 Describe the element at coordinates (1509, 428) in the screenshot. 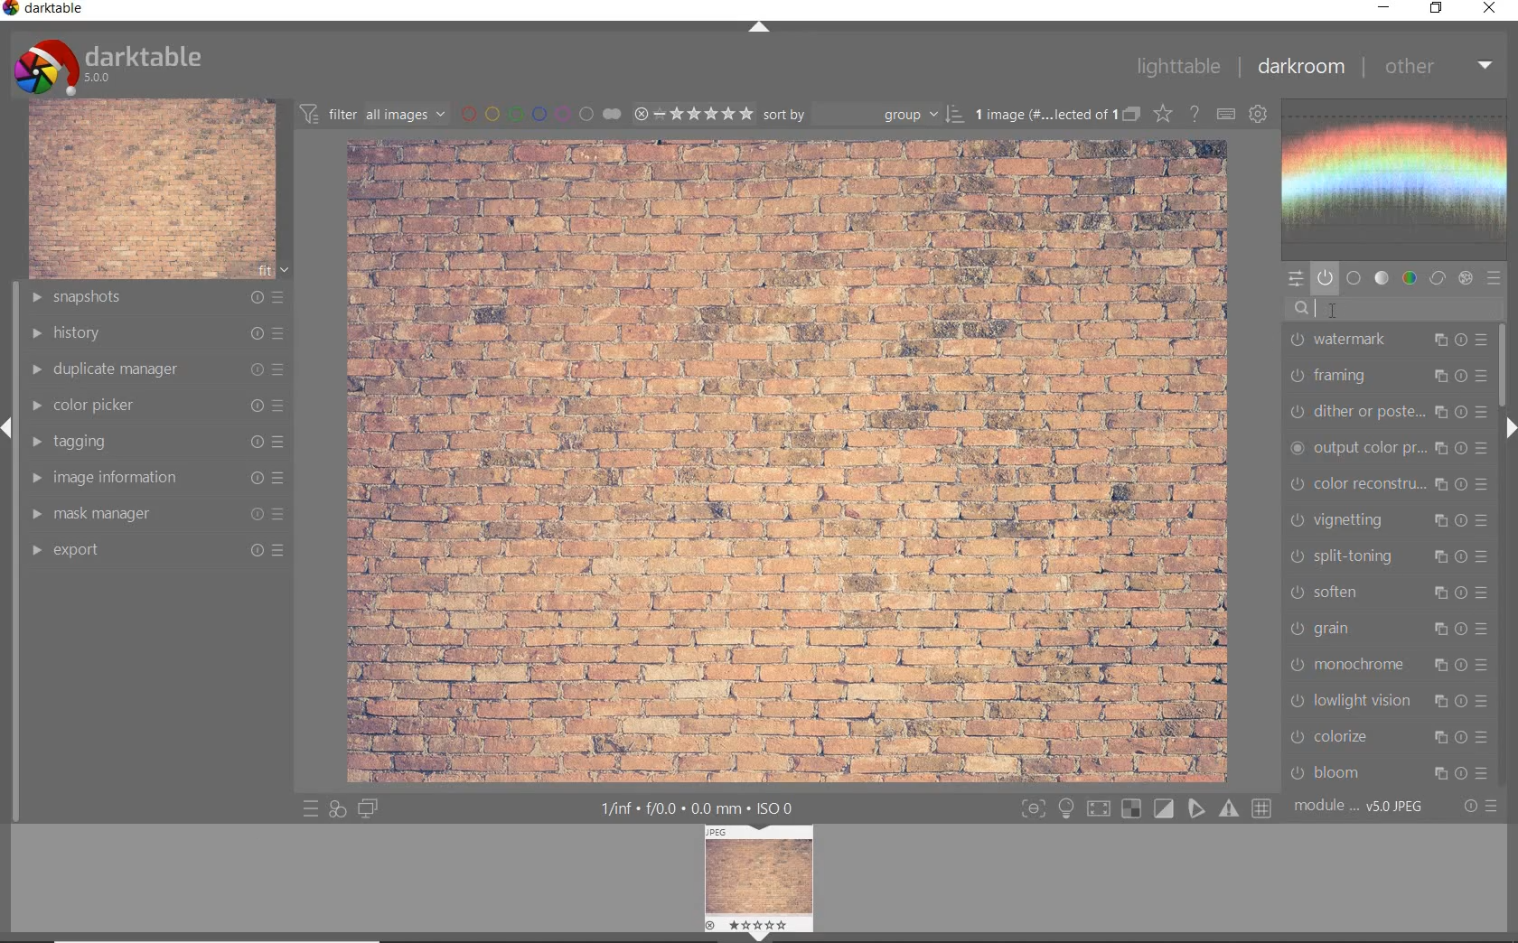

I see `next` at that location.